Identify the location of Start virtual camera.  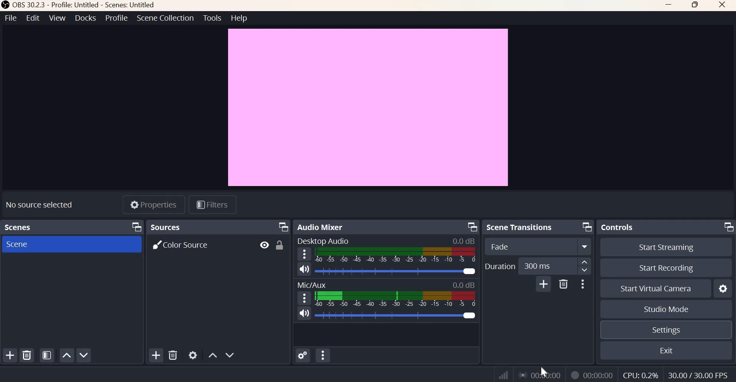
(657, 287).